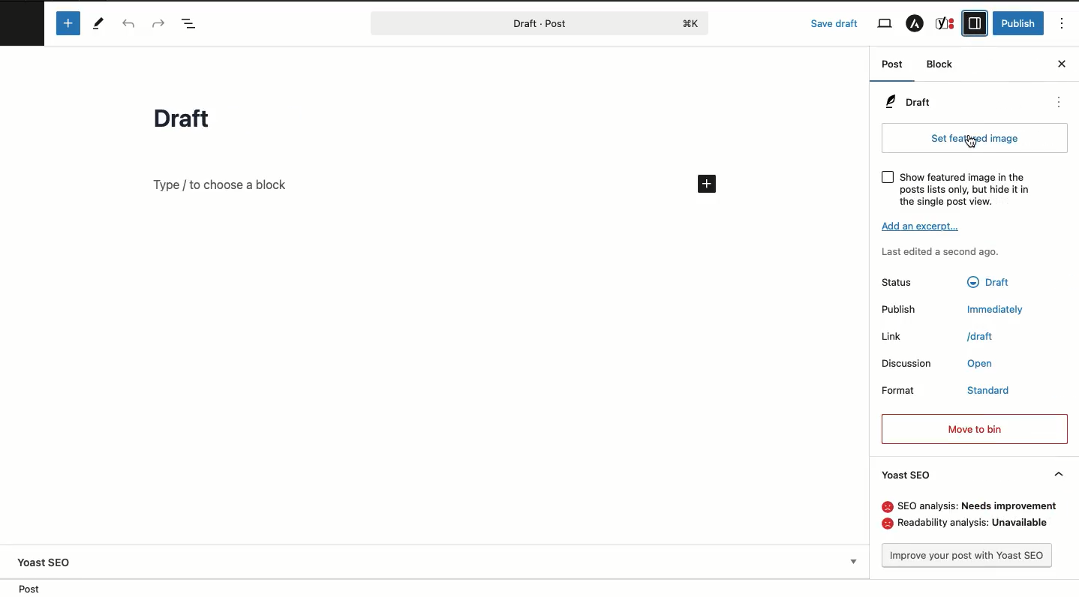 The height and width of the screenshot is (597, 1079). Describe the element at coordinates (973, 523) in the screenshot. I see `text` at that location.